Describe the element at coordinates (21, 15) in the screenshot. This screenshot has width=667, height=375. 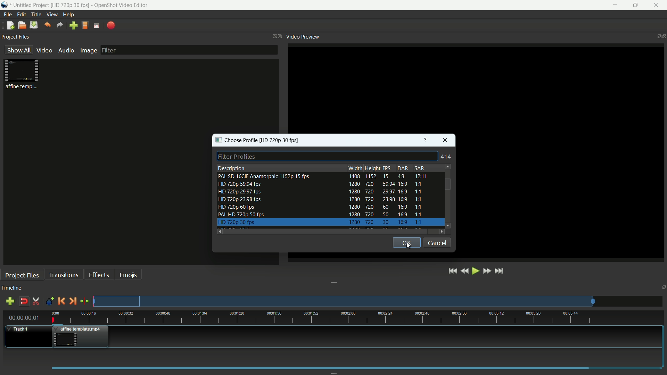
I see `edit menu` at that location.